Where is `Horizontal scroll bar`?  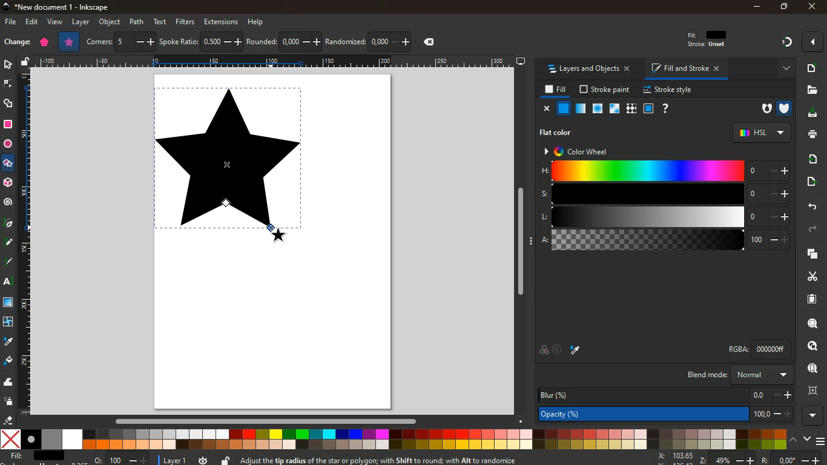
Horizontal scroll bar is located at coordinates (272, 423).